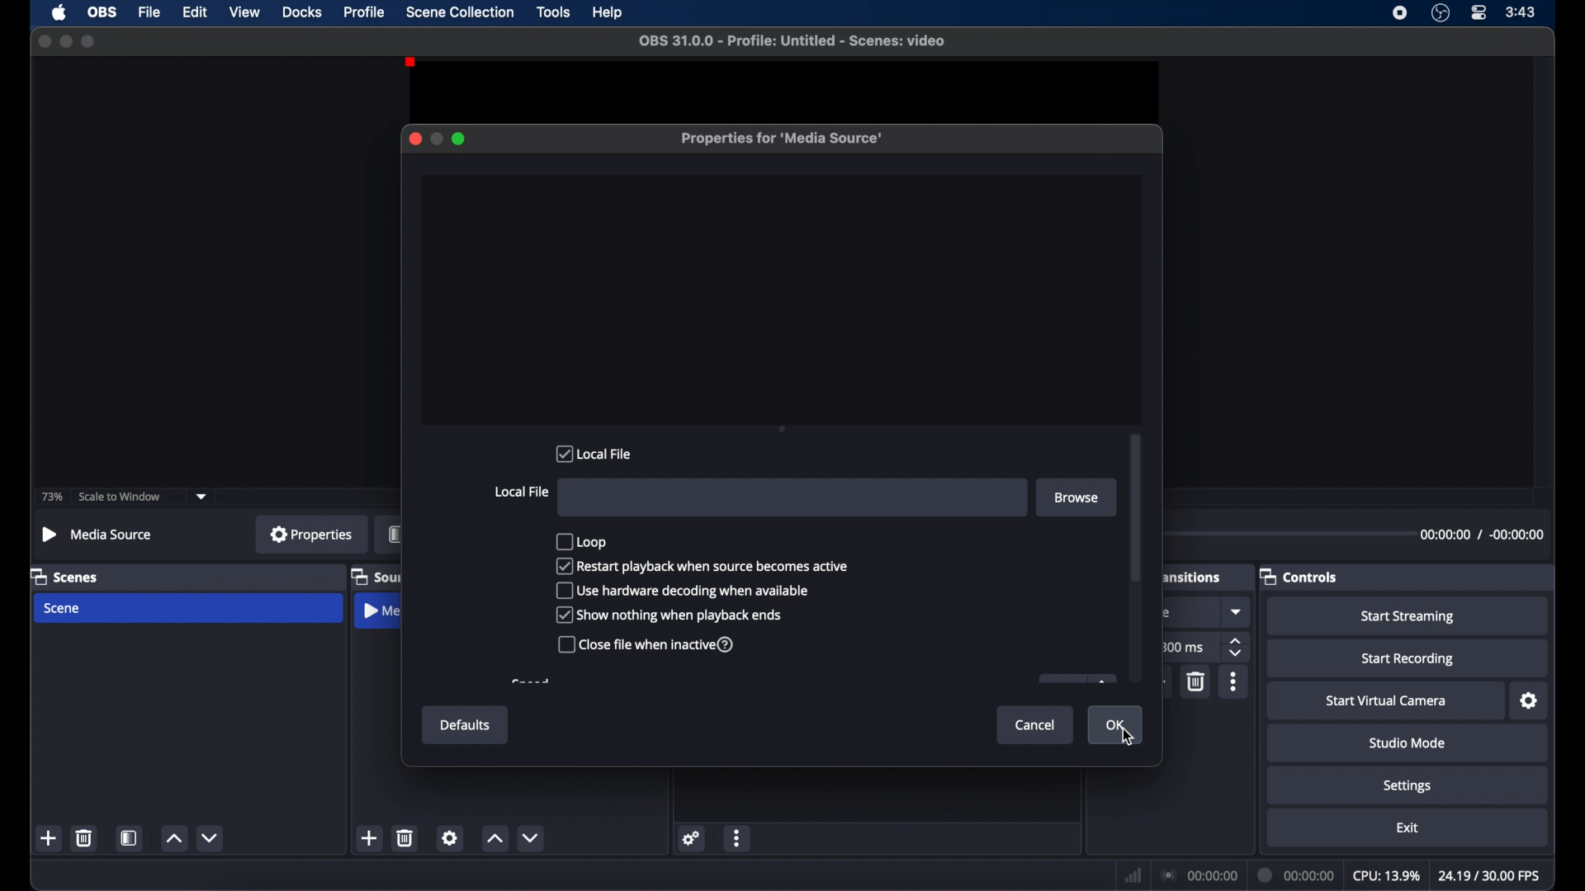 Image resolution: width=1585 pixels, height=891 pixels. I want to click on decrement, so click(530, 837).